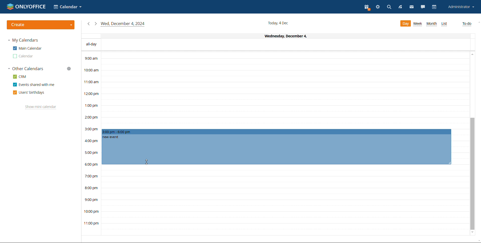 Image resolution: width=481 pixels, height=243 pixels. What do you see at coordinates (444, 24) in the screenshot?
I see `list view` at bounding box center [444, 24].